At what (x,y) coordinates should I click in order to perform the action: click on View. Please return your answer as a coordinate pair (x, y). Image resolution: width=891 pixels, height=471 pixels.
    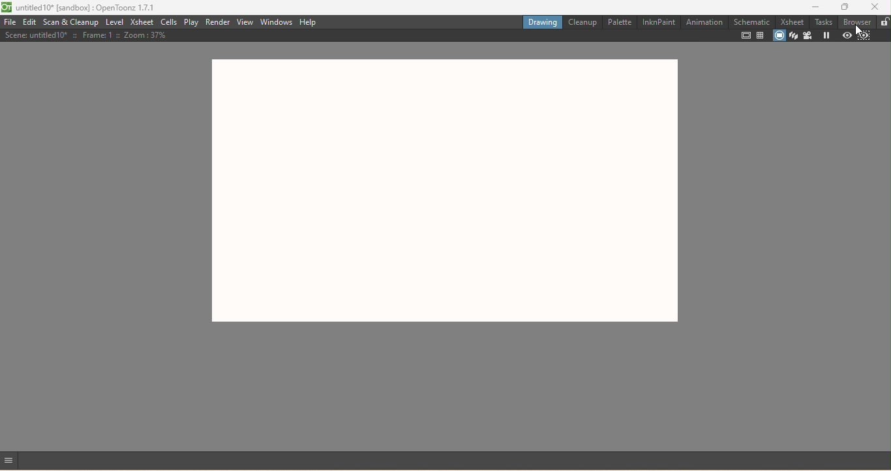
    Looking at the image, I should click on (247, 22).